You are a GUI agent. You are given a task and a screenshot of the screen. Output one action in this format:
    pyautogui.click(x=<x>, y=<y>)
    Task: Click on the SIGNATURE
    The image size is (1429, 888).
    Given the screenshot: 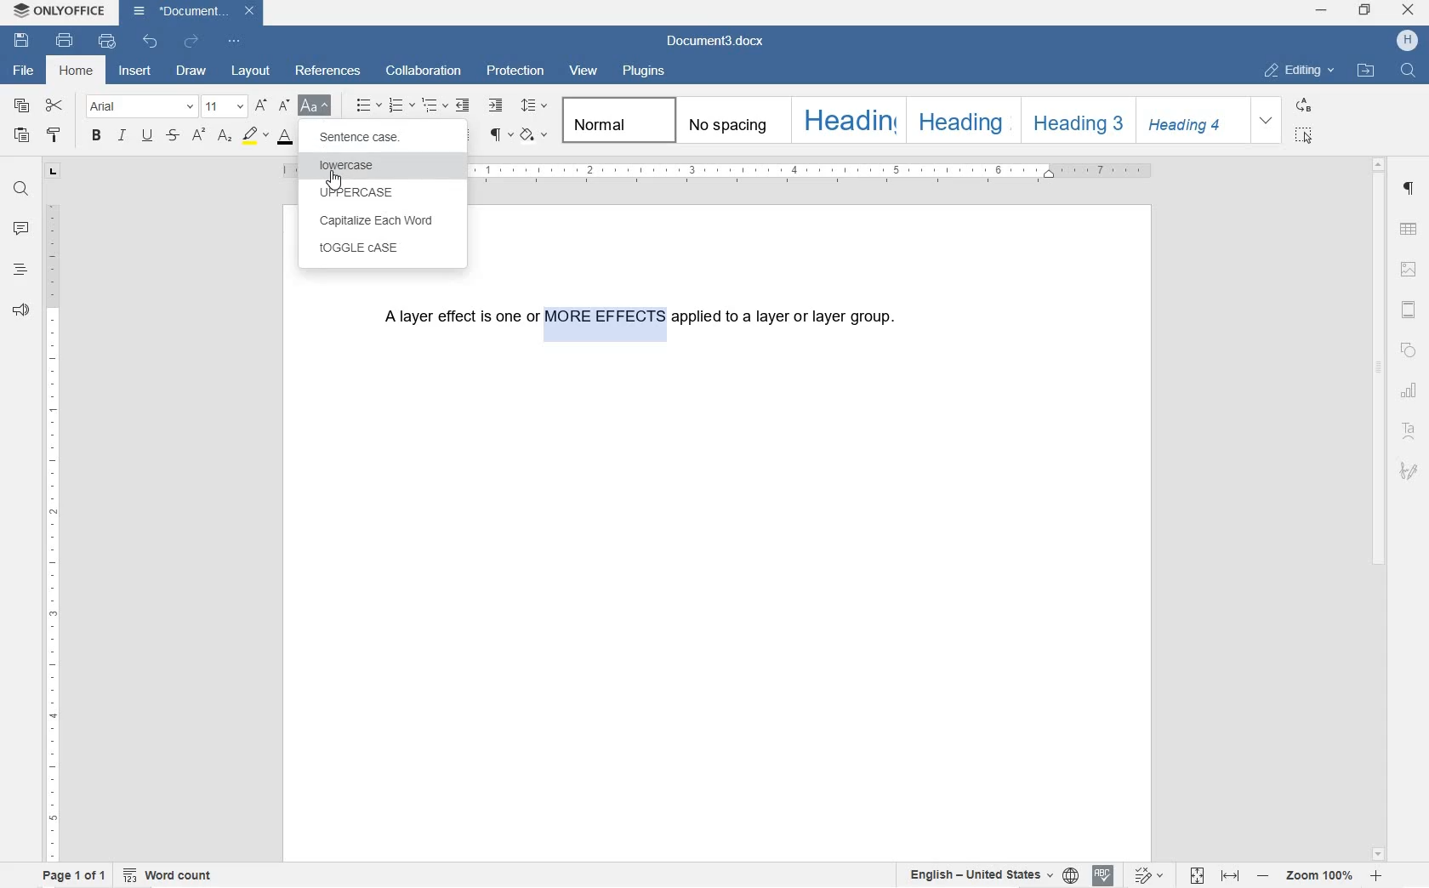 What is the action you would take?
    pyautogui.click(x=1409, y=469)
    